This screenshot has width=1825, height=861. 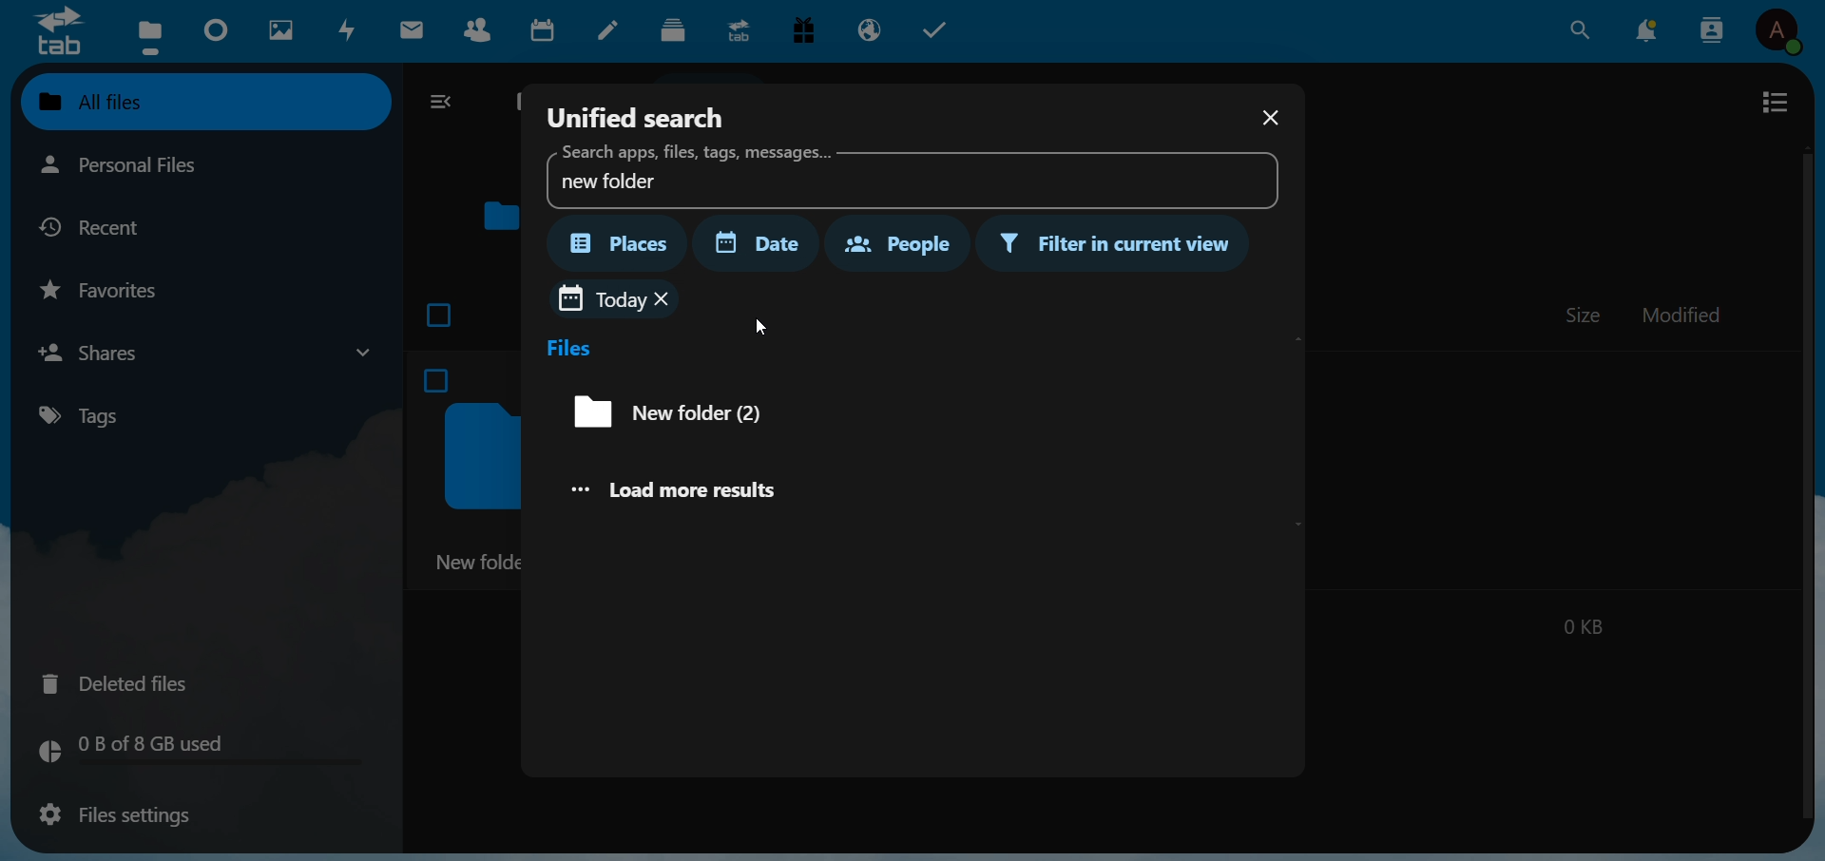 What do you see at coordinates (148, 35) in the screenshot?
I see `files` at bounding box center [148, 35].